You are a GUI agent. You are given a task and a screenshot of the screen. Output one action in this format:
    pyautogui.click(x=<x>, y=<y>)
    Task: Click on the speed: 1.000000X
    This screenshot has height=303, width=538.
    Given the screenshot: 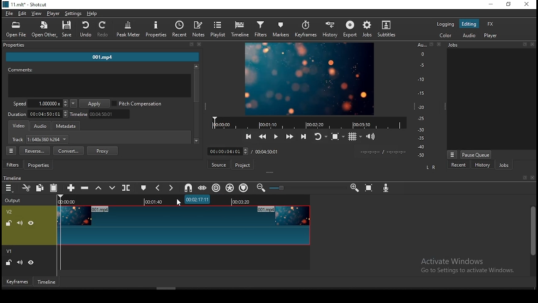 What is the action you would take?
    pyautogui.click(x=38, y=104)
    